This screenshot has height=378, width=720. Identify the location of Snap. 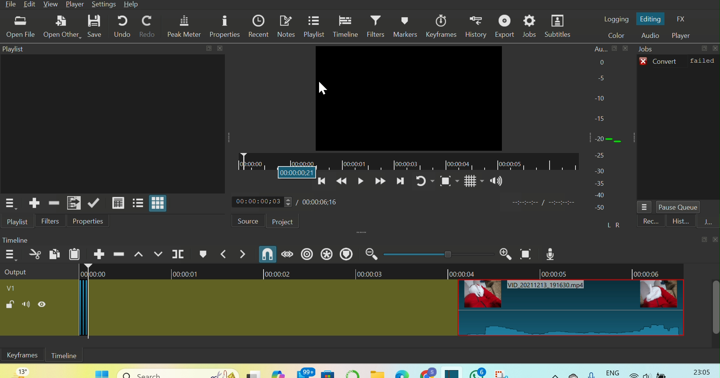
(265, 254).